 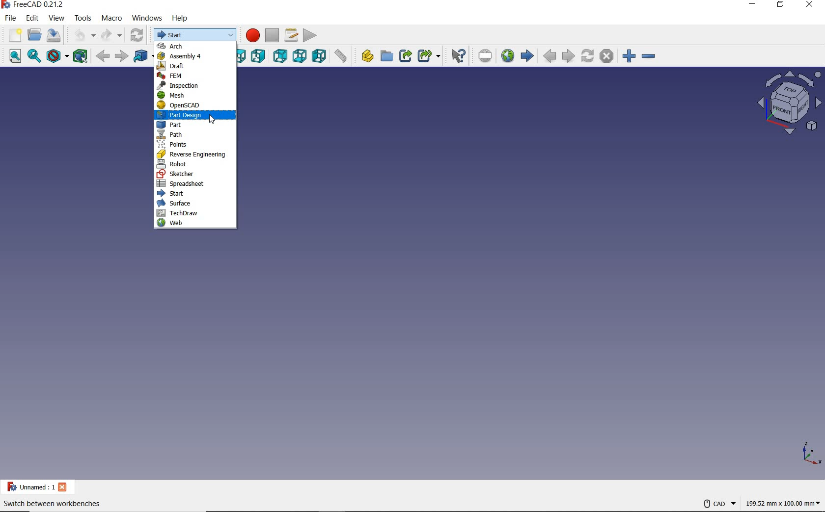 I want to click on Switch between workbenches, so click(x=56, y=505).